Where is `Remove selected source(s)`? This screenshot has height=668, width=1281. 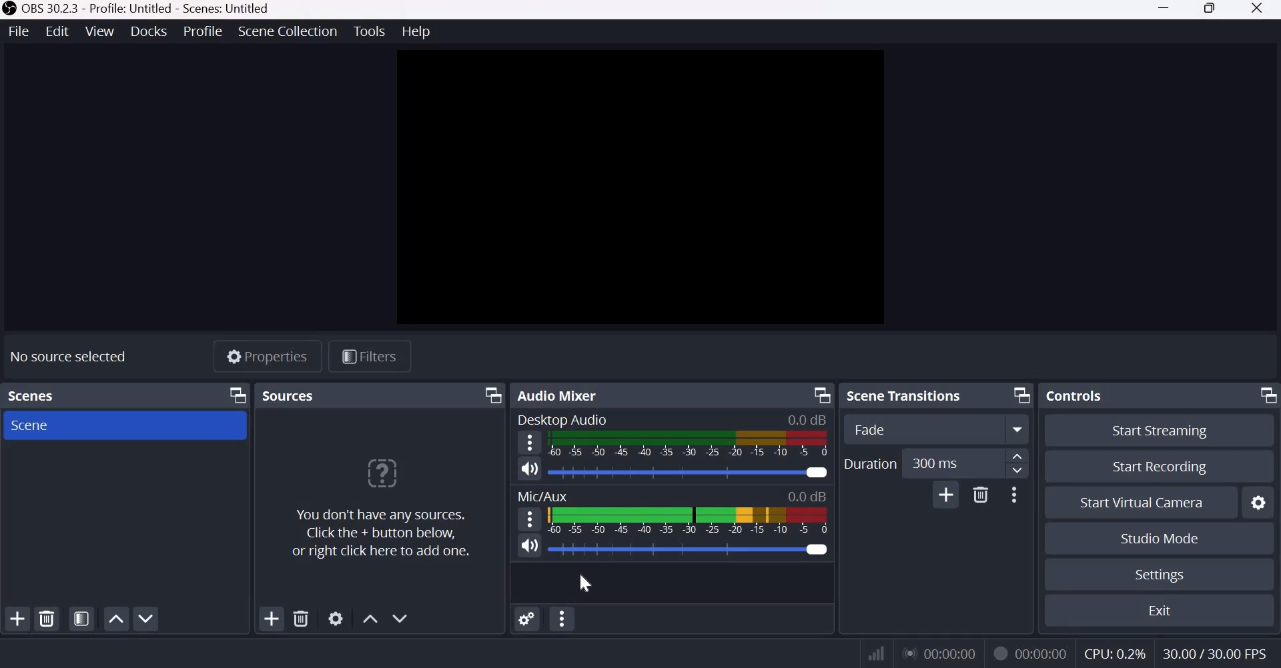
Remove selected source(s) is located at coordinates (302, 619).